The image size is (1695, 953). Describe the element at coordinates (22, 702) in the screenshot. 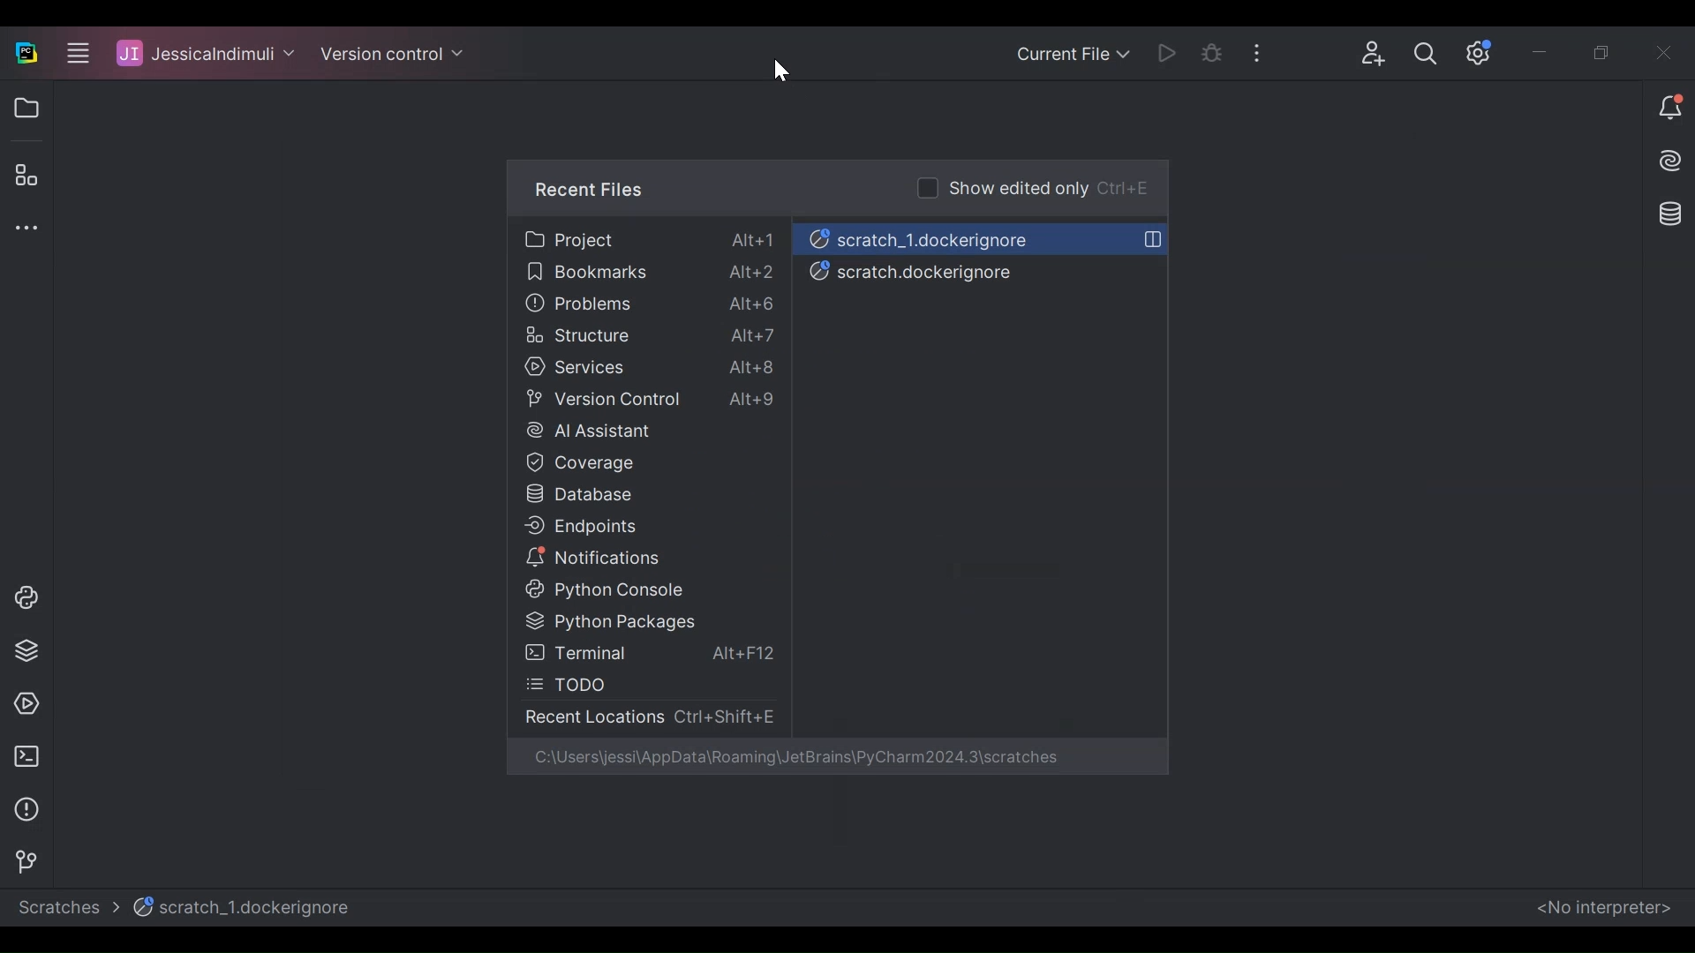

I see `Services` at that location.